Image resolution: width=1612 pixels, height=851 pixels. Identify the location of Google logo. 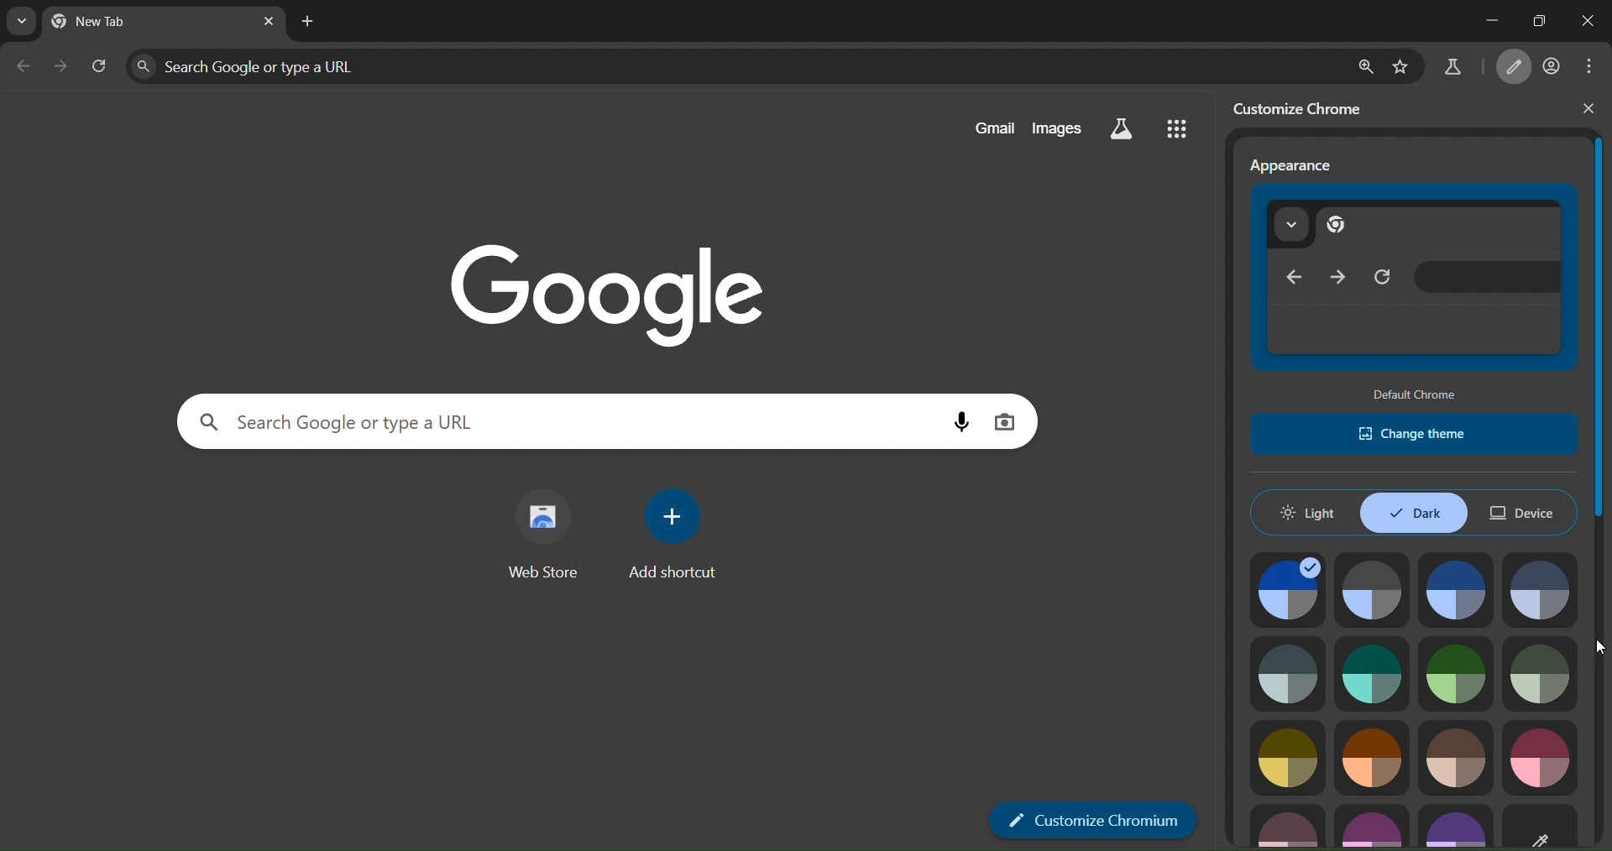
(588, 290).